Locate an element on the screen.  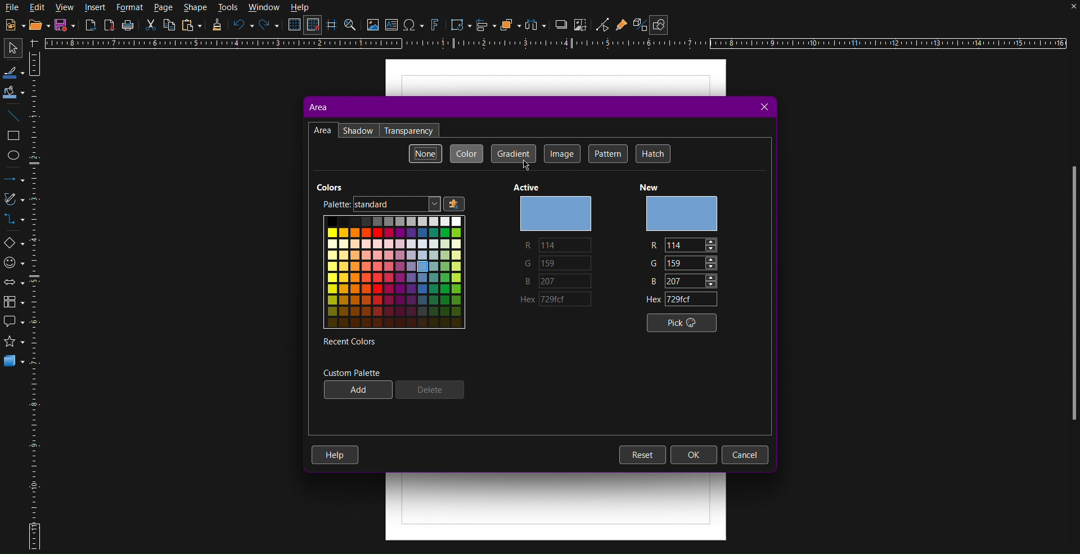
Open is located at coordinates (36, 25).